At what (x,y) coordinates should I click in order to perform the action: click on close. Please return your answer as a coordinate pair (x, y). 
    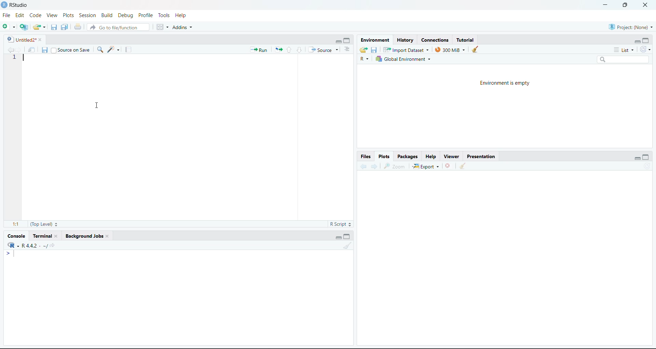
    Looking at the image, I should click on (645, 5).